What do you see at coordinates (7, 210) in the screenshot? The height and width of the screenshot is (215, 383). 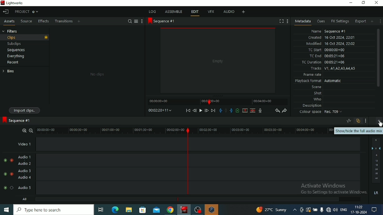 I see `Windows` at bounding box center [7, 210].